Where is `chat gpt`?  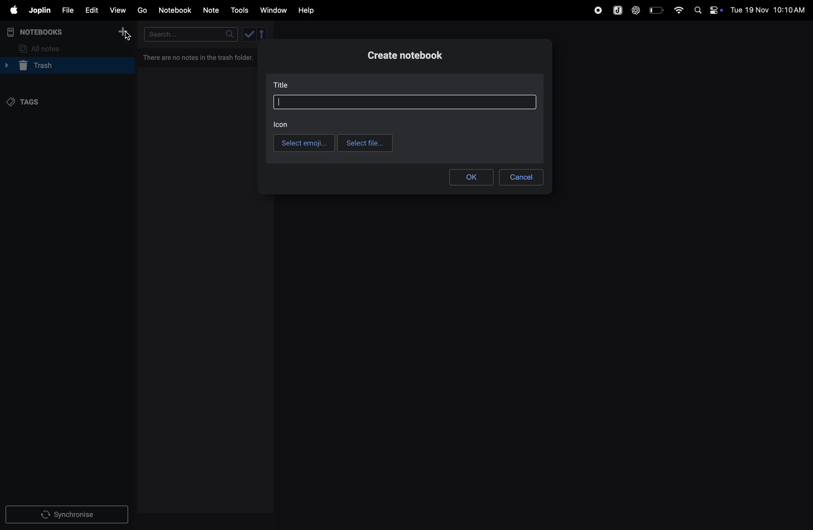
chat gpt is located at coordinates (635, 10).